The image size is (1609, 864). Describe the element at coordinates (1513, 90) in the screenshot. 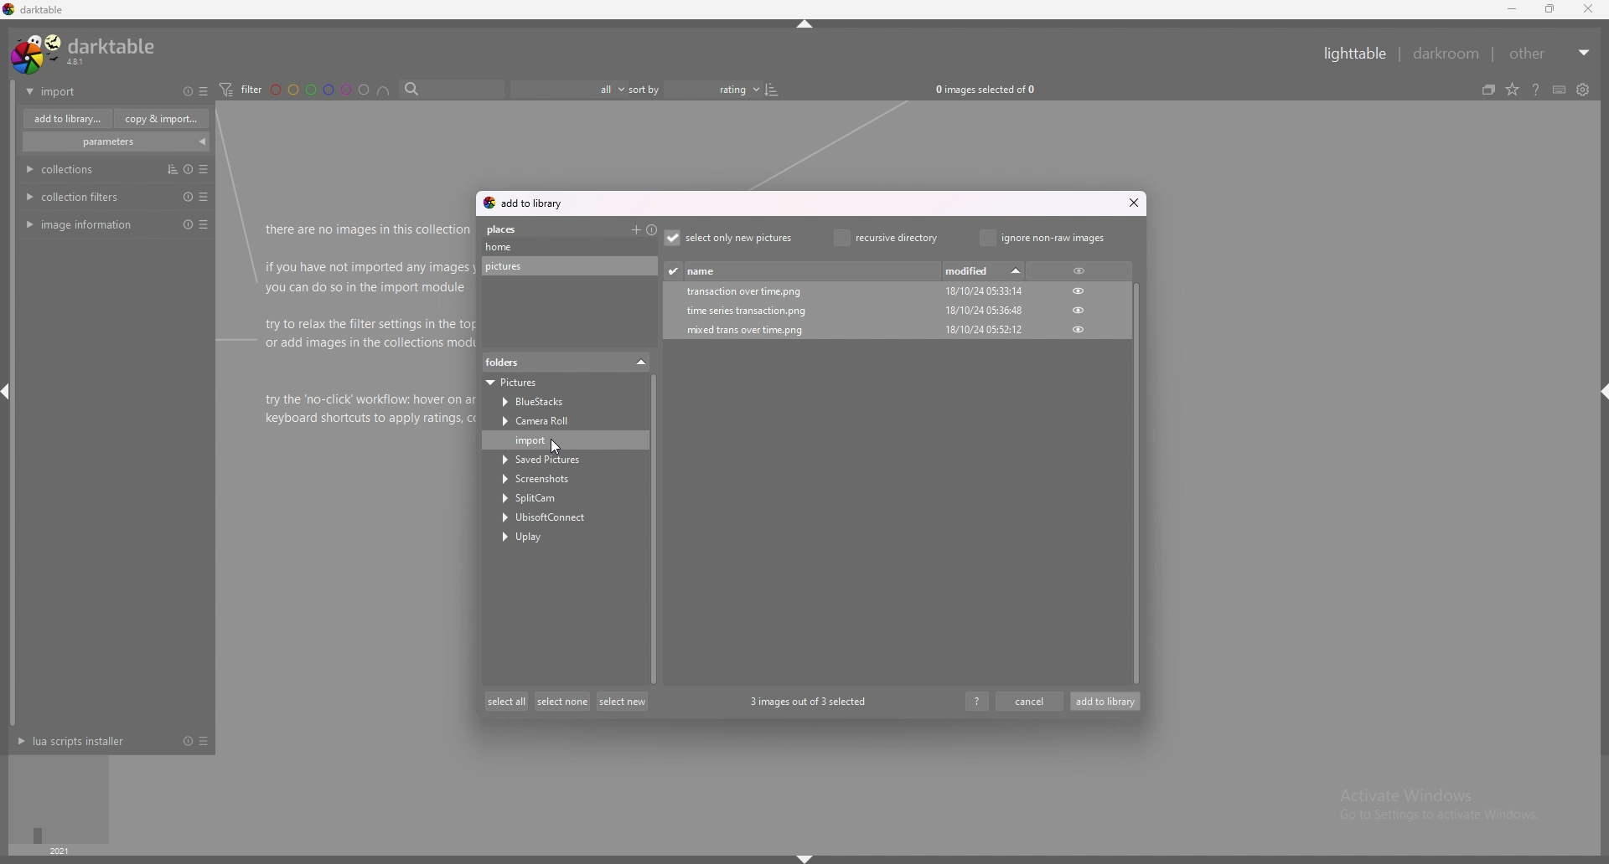

I see `change type of overlays` at that location.